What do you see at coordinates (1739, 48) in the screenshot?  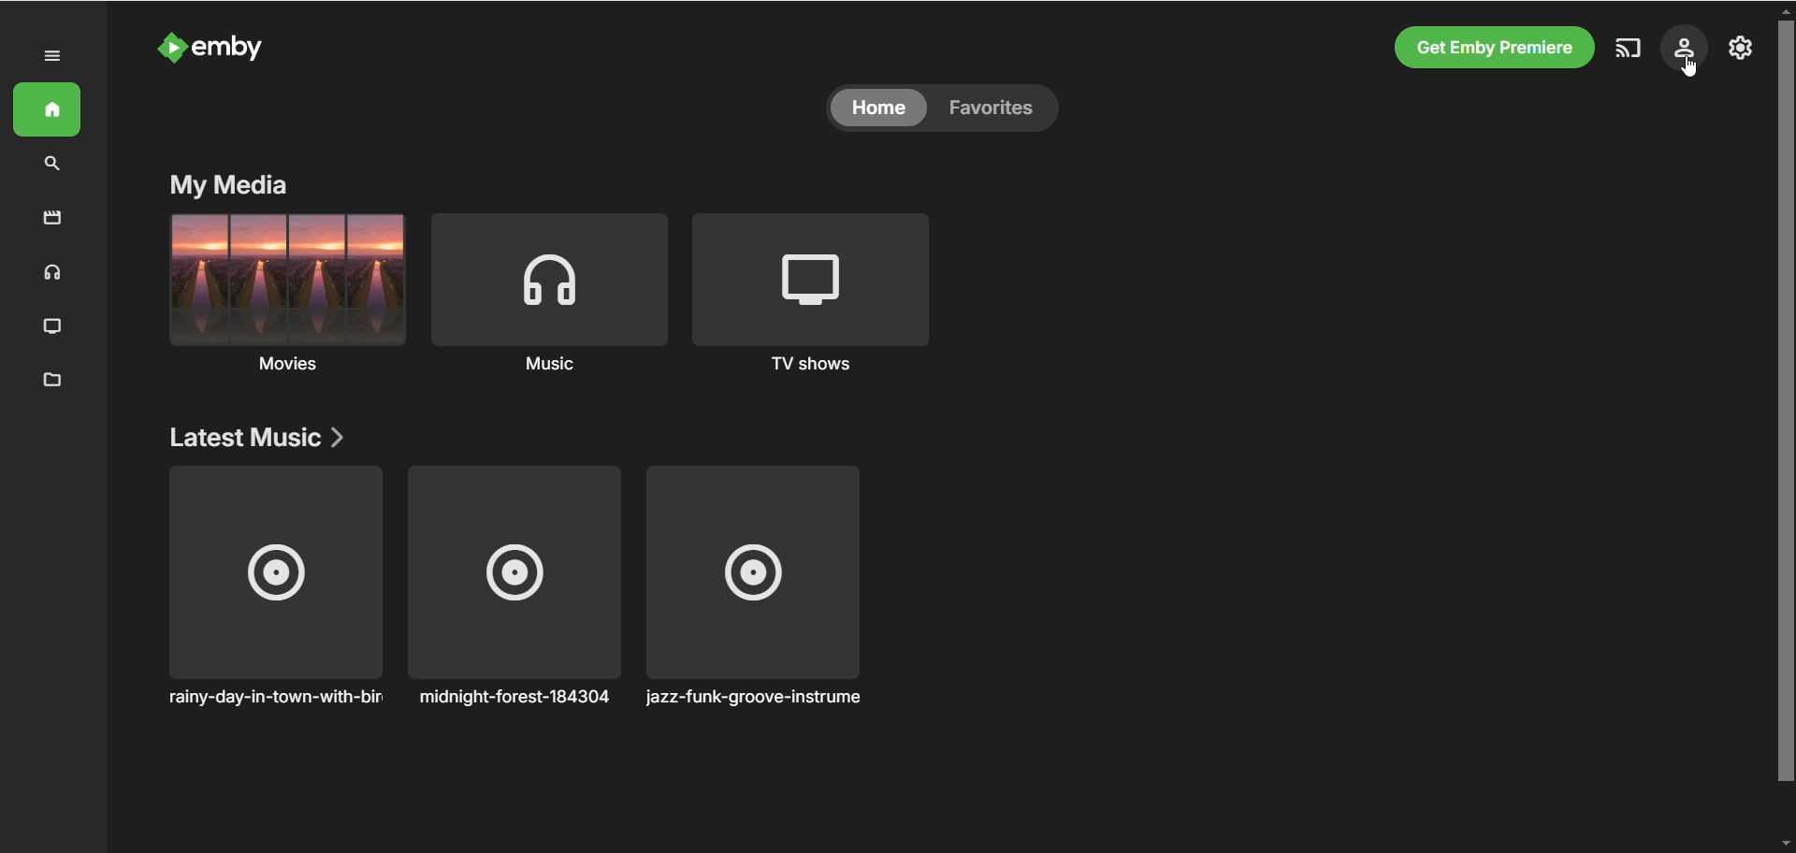 I see `settings` at bounding box center [1739, 48].